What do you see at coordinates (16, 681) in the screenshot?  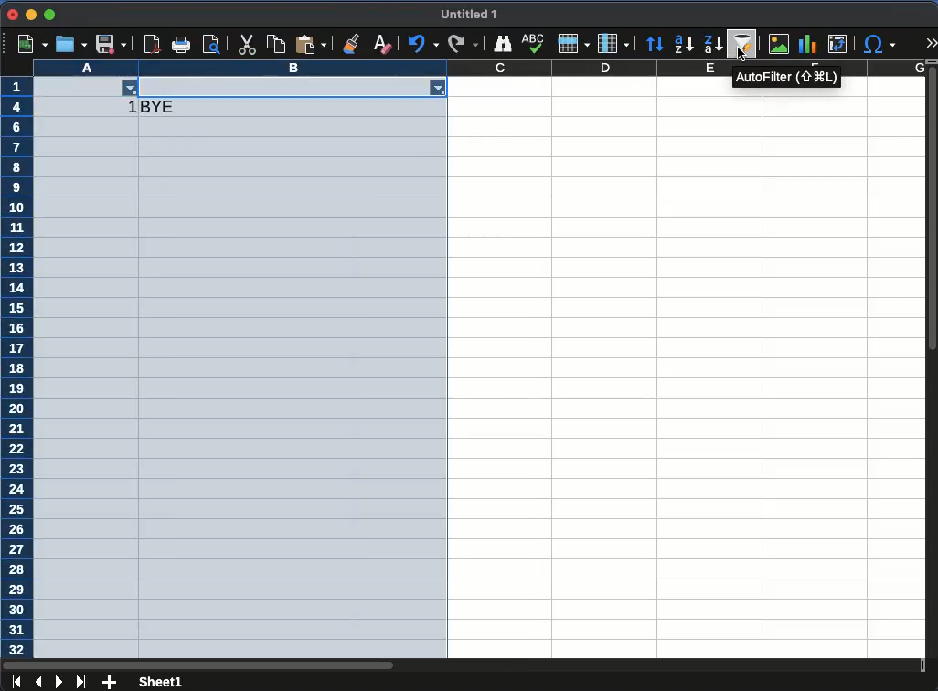 I see `first sheet` at bounding box center [16, 681].